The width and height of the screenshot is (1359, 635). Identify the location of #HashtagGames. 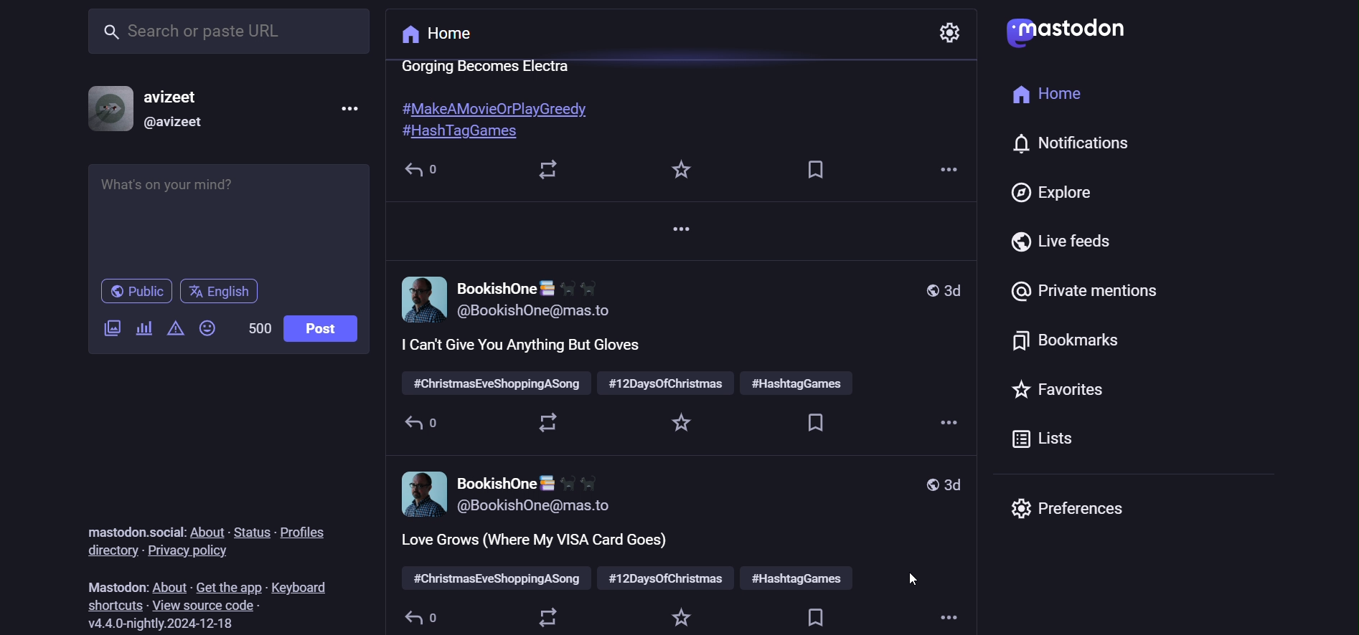
(796, 580).